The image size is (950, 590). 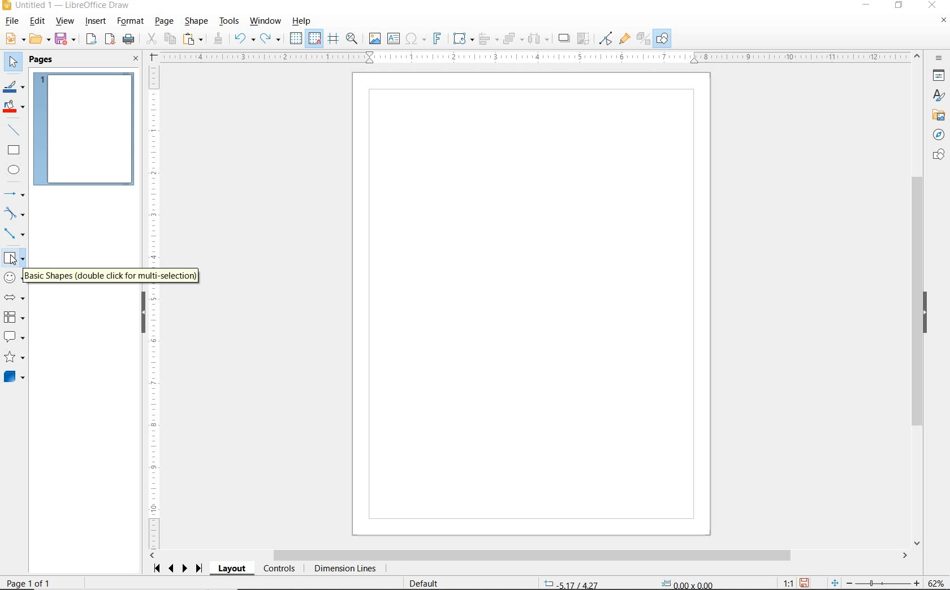 What do you see at coordinates (297, 39) in the screenshot?
I see `DISPLAY GRID` at bounding box center [297, 39].